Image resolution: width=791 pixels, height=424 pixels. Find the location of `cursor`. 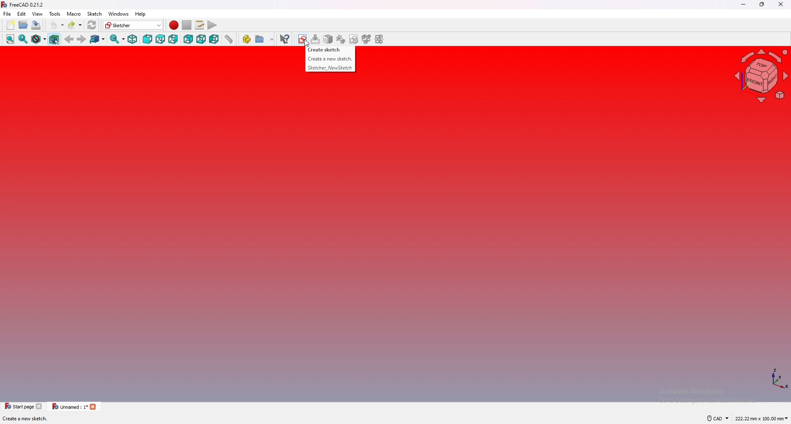

cursor is located at coordinates (307, 43).